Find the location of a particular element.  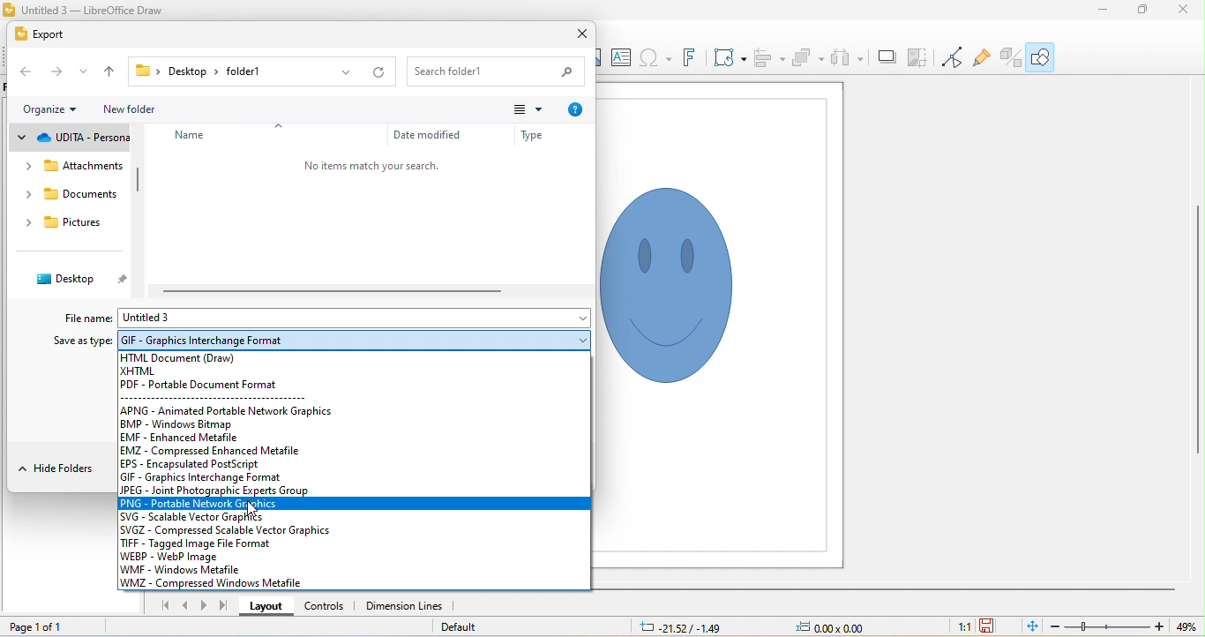

controls is located at coordinates (326, 606).